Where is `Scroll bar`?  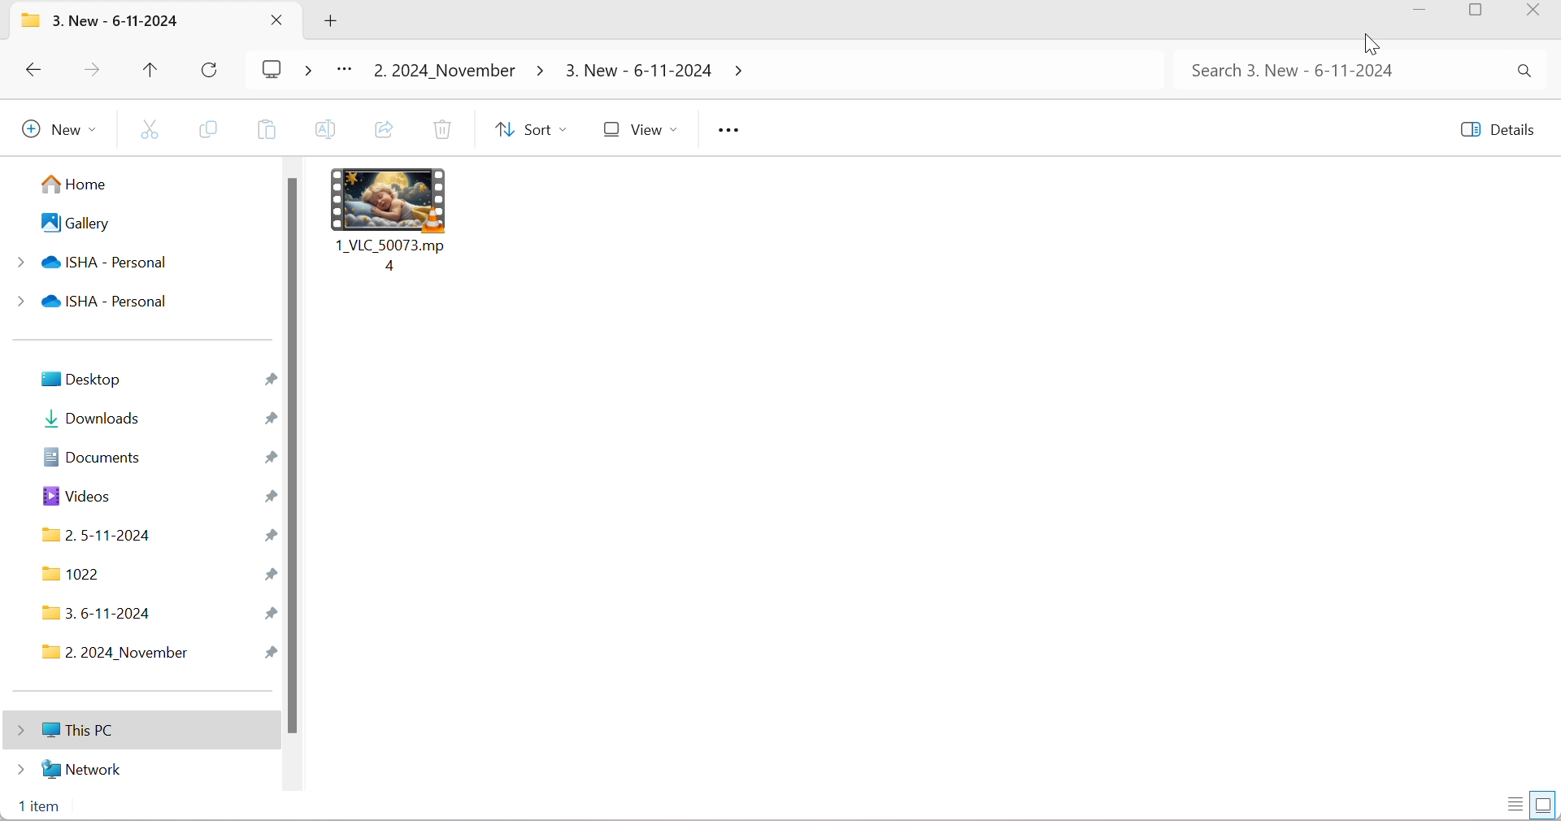 Scroll bar is located at coordinates (296, 456).